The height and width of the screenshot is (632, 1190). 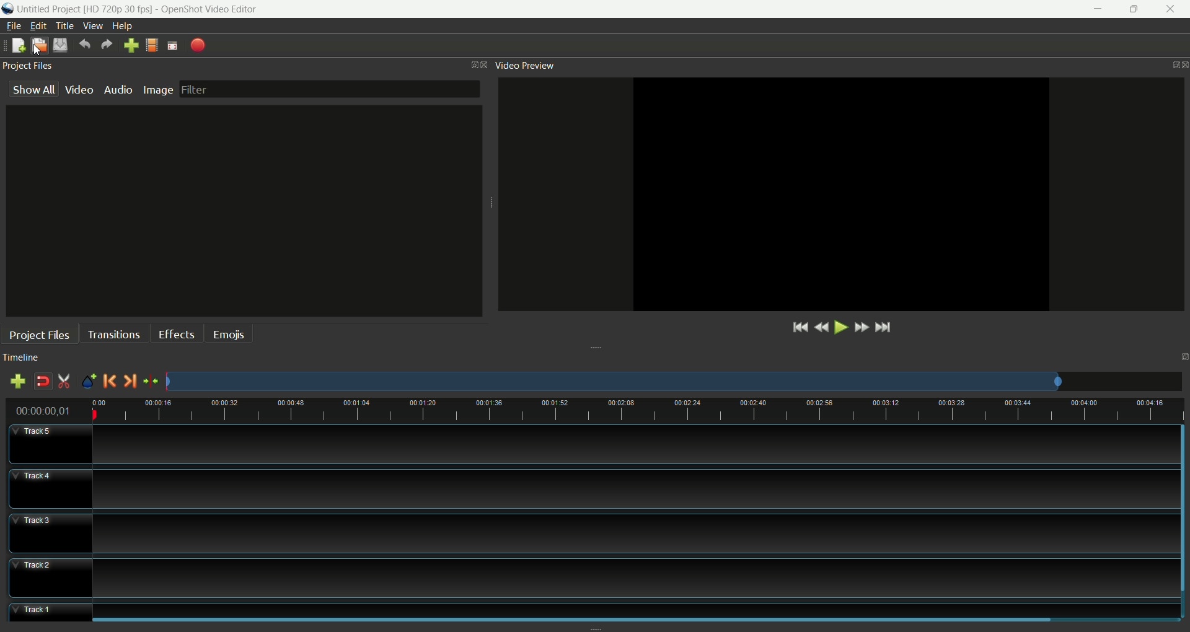 I want to click on zoom factor, so click(x=674, y=381).